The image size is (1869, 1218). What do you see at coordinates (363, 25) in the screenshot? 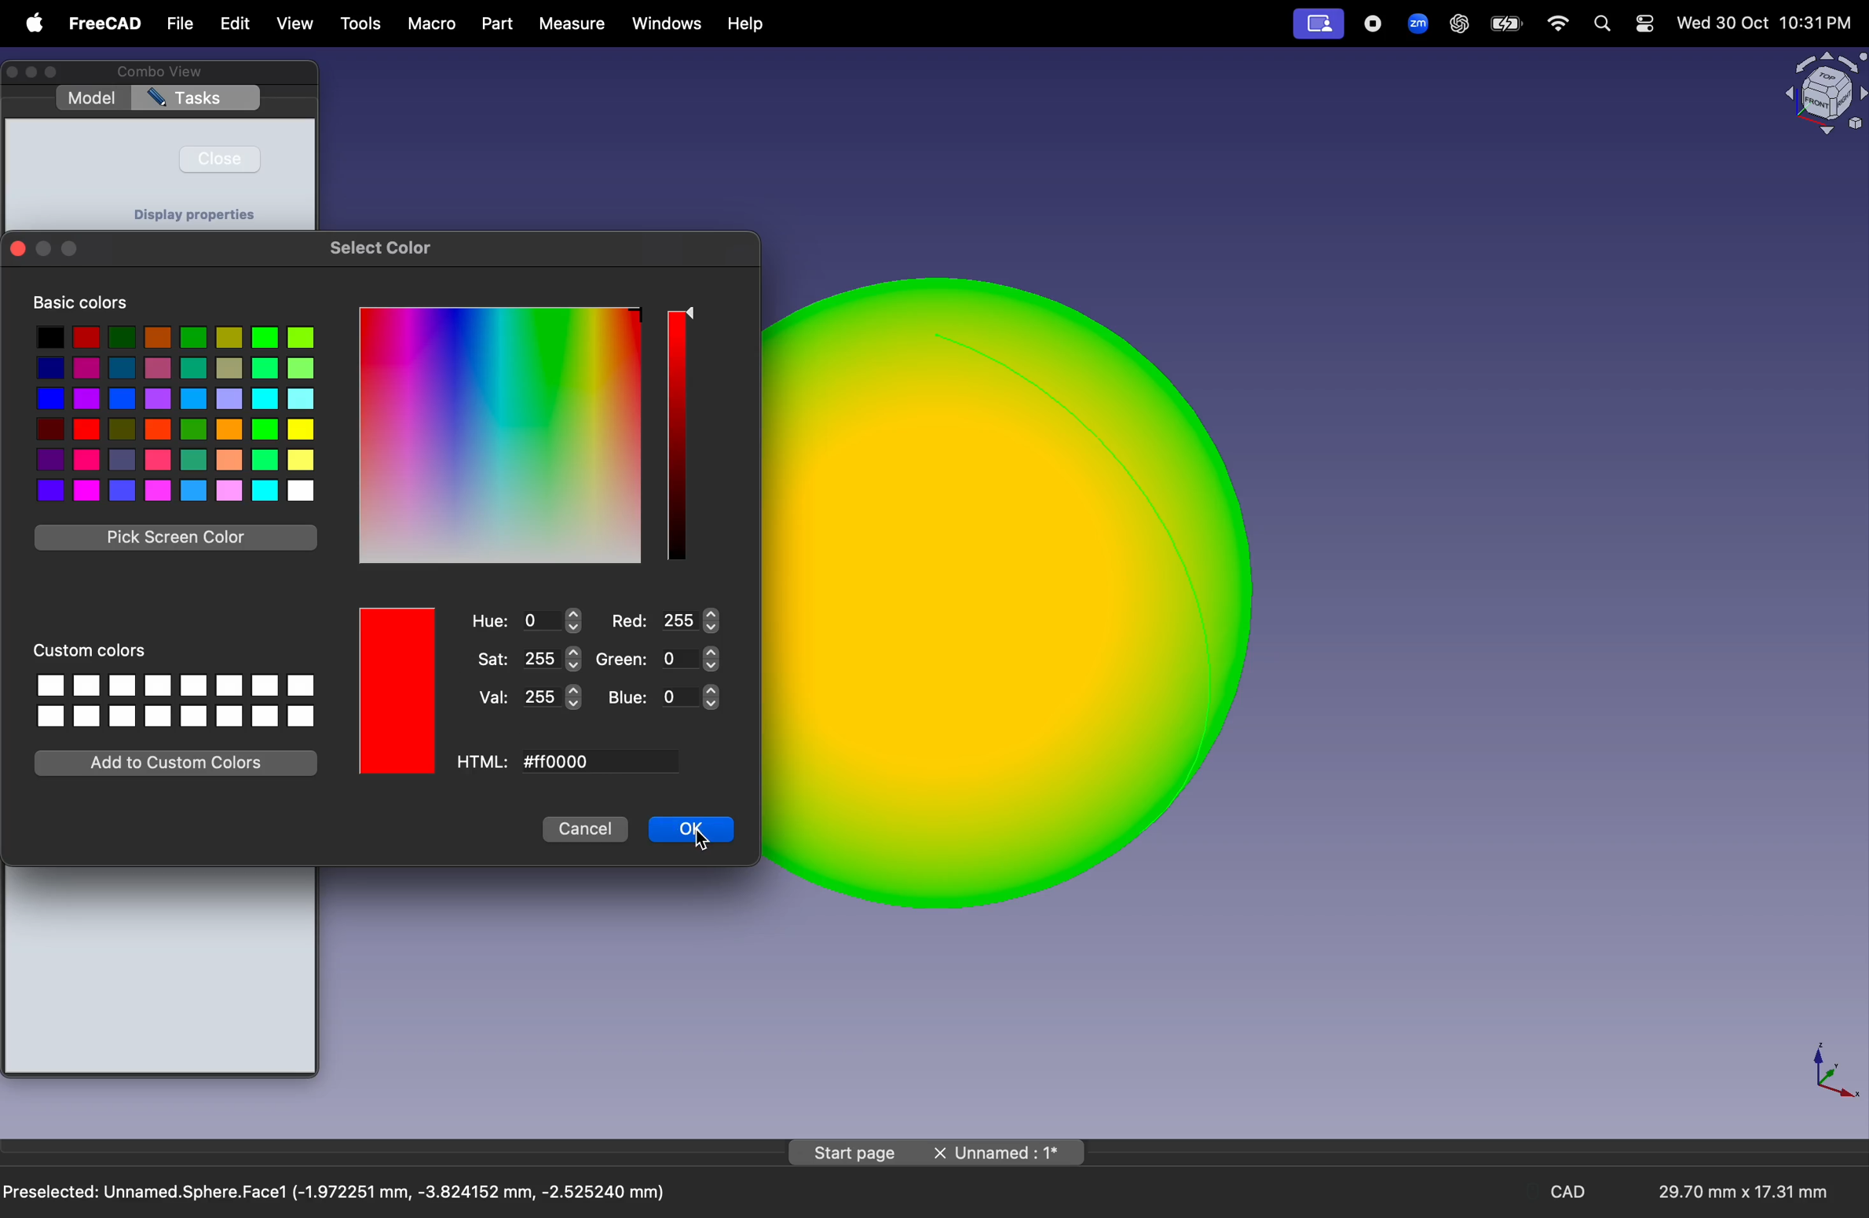
I see `tools` at bounding box center [363, 25].